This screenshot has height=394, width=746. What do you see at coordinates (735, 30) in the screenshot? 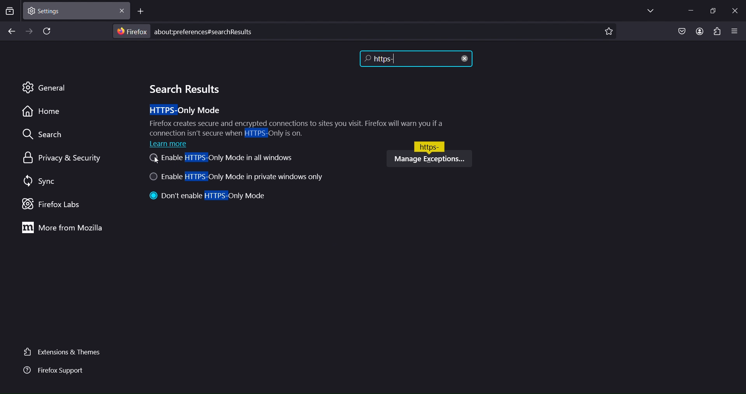
I see `open applicationmenu` at bounding box center [735, 30].